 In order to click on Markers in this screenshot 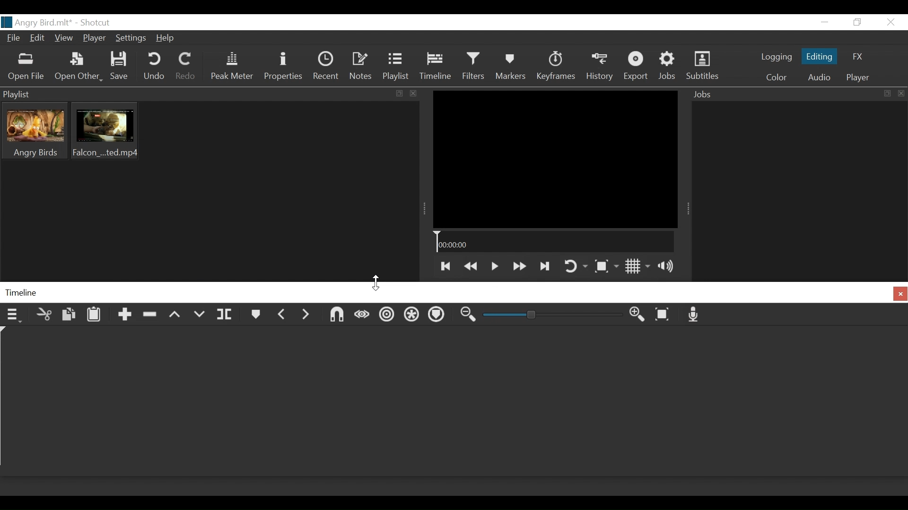, I will do `click(254, 315)`.